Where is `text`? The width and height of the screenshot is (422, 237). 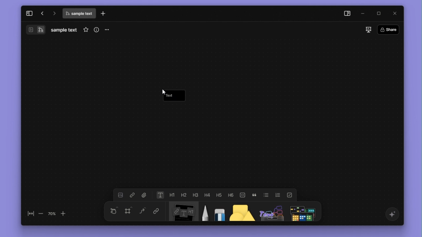
text is located at coordinates (160, 195).